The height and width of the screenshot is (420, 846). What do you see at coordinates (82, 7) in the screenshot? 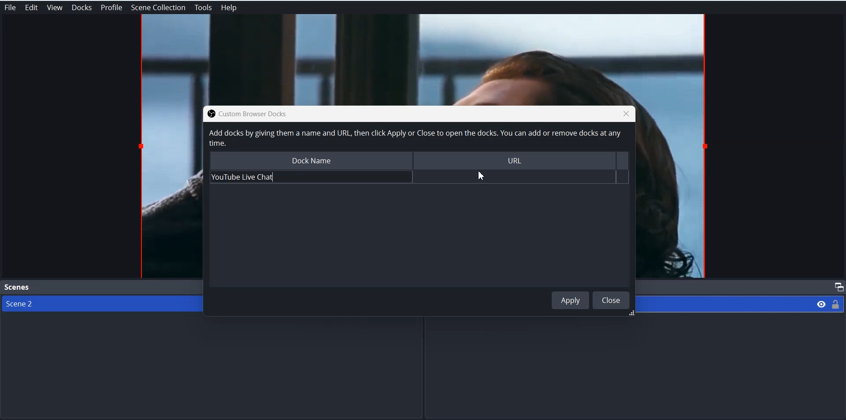
I see `Docks` at bounding box center [82, 7].